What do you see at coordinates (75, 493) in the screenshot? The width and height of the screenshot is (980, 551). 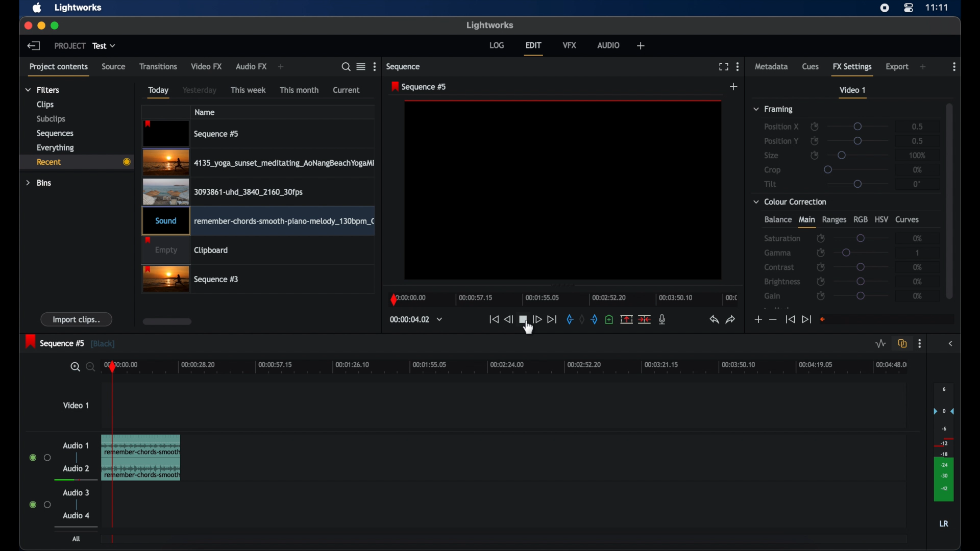 I see `audio 3` at bounding box center [75, 493].